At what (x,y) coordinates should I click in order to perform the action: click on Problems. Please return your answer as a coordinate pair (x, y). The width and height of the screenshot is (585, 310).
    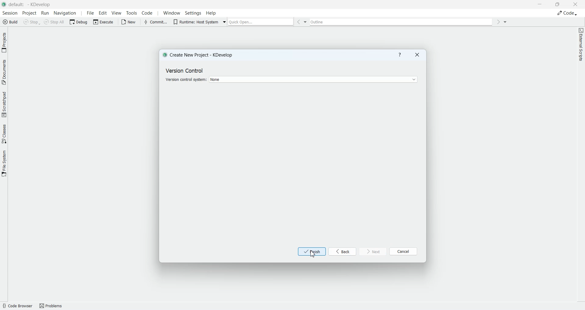
    Looking at the image, I should click on (53, 305).